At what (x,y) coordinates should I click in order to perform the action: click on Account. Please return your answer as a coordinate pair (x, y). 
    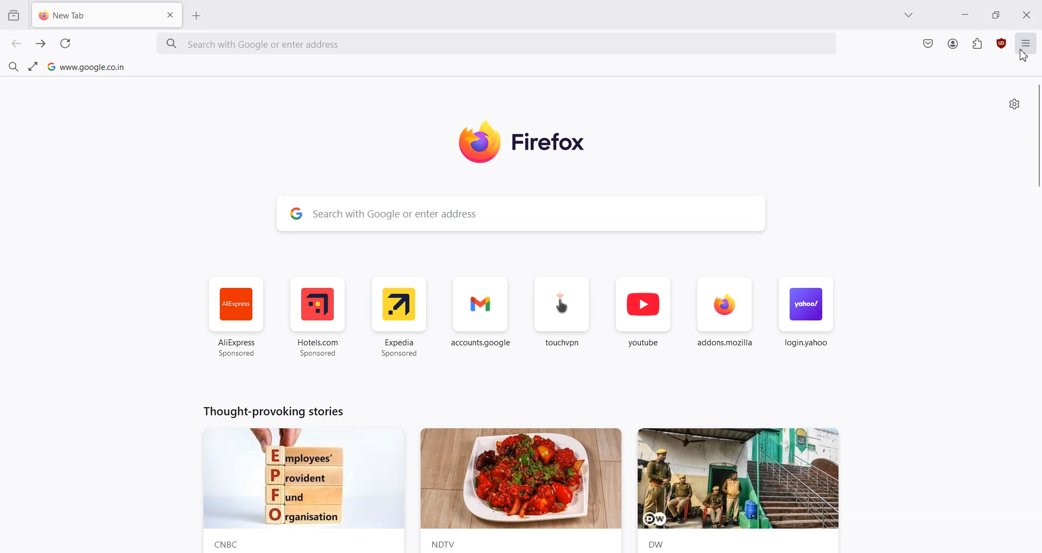
    Looking at the image, I should click on (953, 44).